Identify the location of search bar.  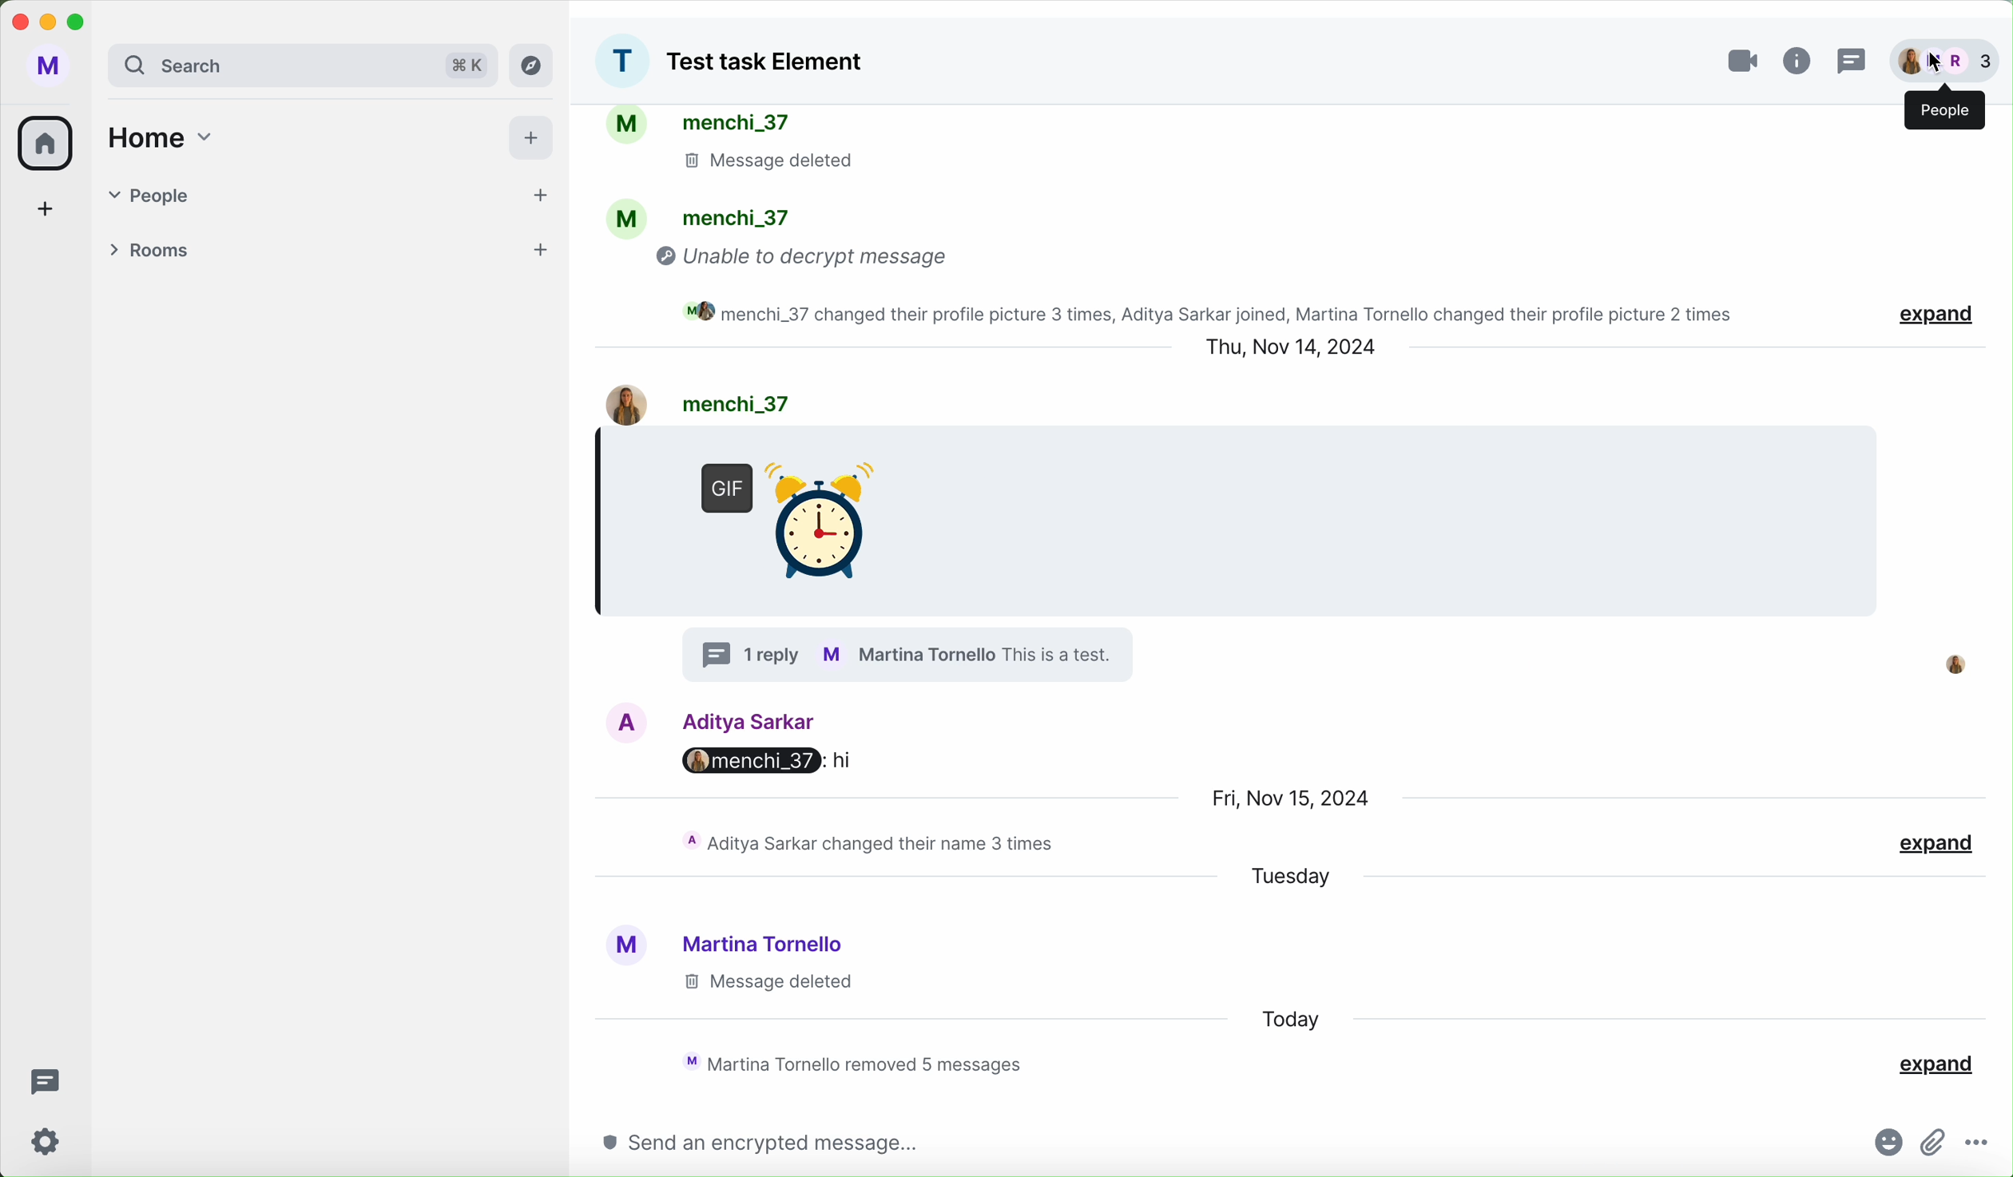
(260, 65).